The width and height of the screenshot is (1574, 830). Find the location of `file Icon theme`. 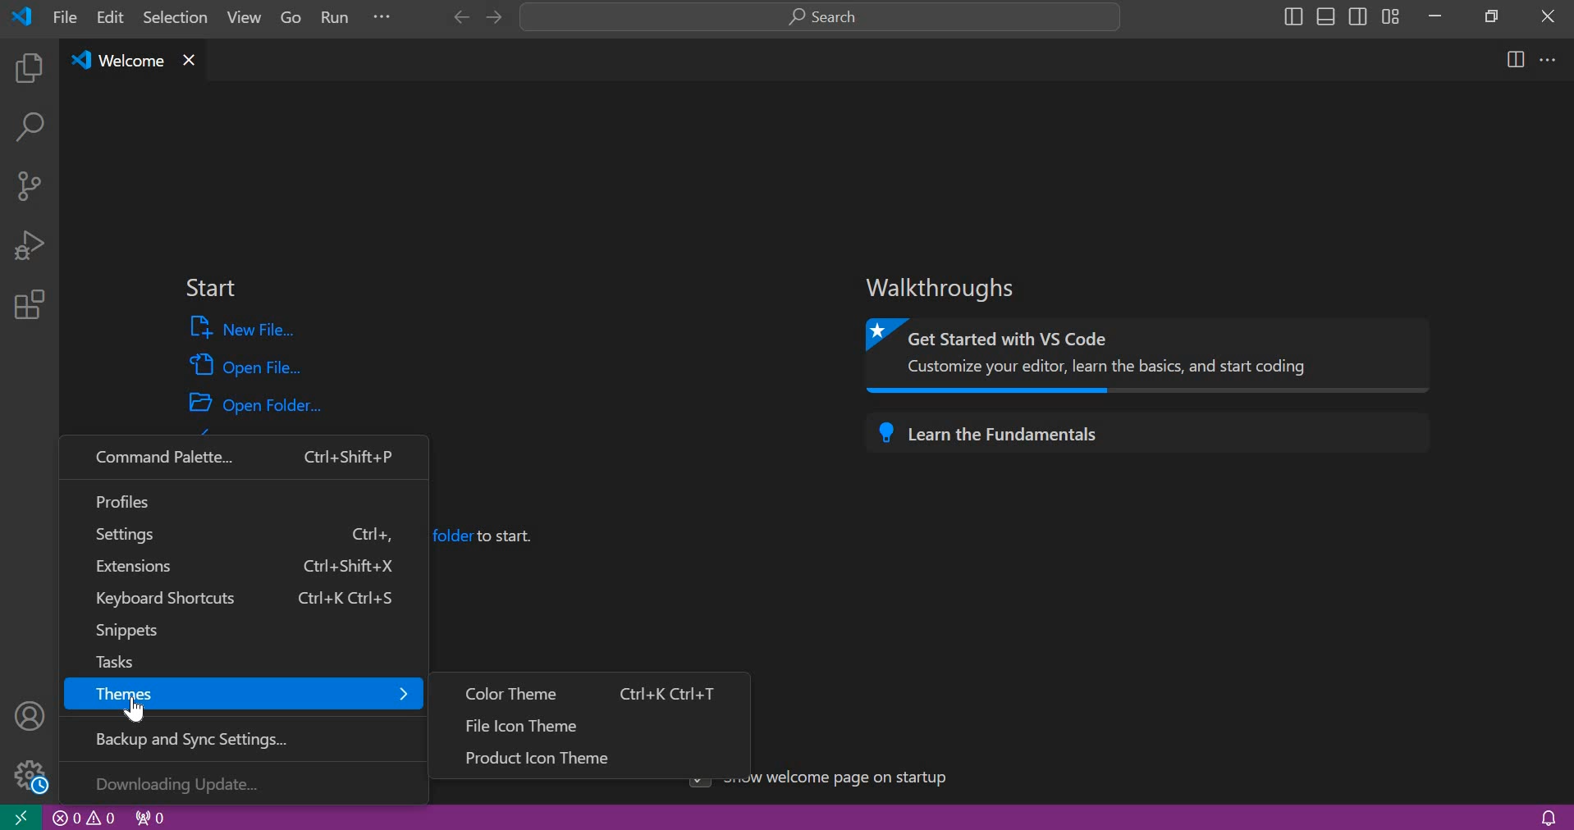

file Icon theme is located at coordinates (590, 723).